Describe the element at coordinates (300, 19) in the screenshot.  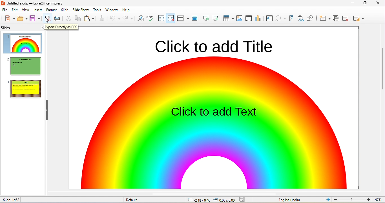
I see `hyperlink` at that location.